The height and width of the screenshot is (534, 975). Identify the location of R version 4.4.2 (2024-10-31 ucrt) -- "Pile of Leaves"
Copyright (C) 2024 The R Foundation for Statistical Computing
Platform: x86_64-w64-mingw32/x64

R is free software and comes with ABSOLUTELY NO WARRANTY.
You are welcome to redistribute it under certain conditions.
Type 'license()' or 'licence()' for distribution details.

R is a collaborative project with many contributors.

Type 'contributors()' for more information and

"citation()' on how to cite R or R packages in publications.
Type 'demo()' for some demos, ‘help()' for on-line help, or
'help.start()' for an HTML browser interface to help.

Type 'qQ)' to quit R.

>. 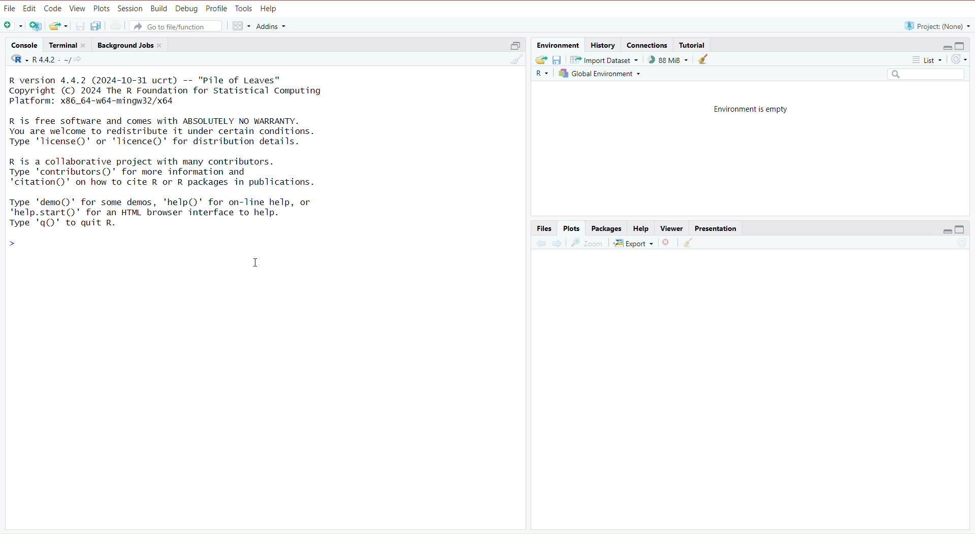
(183, 163).